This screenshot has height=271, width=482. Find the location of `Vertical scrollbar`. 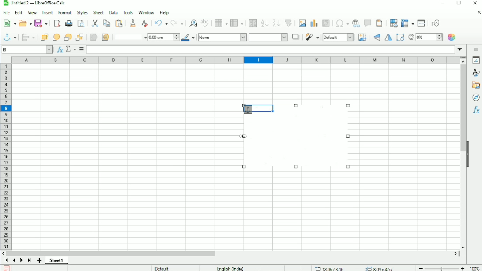

Vertical scrollbar is located at coordinates (463, 109).